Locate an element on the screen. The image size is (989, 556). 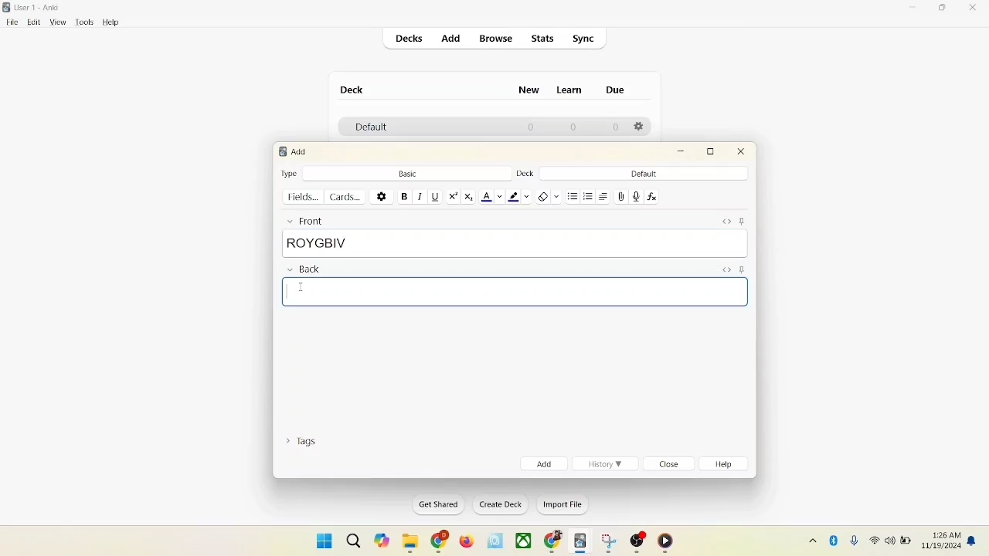
alignment is located at coordinates (605, 196).